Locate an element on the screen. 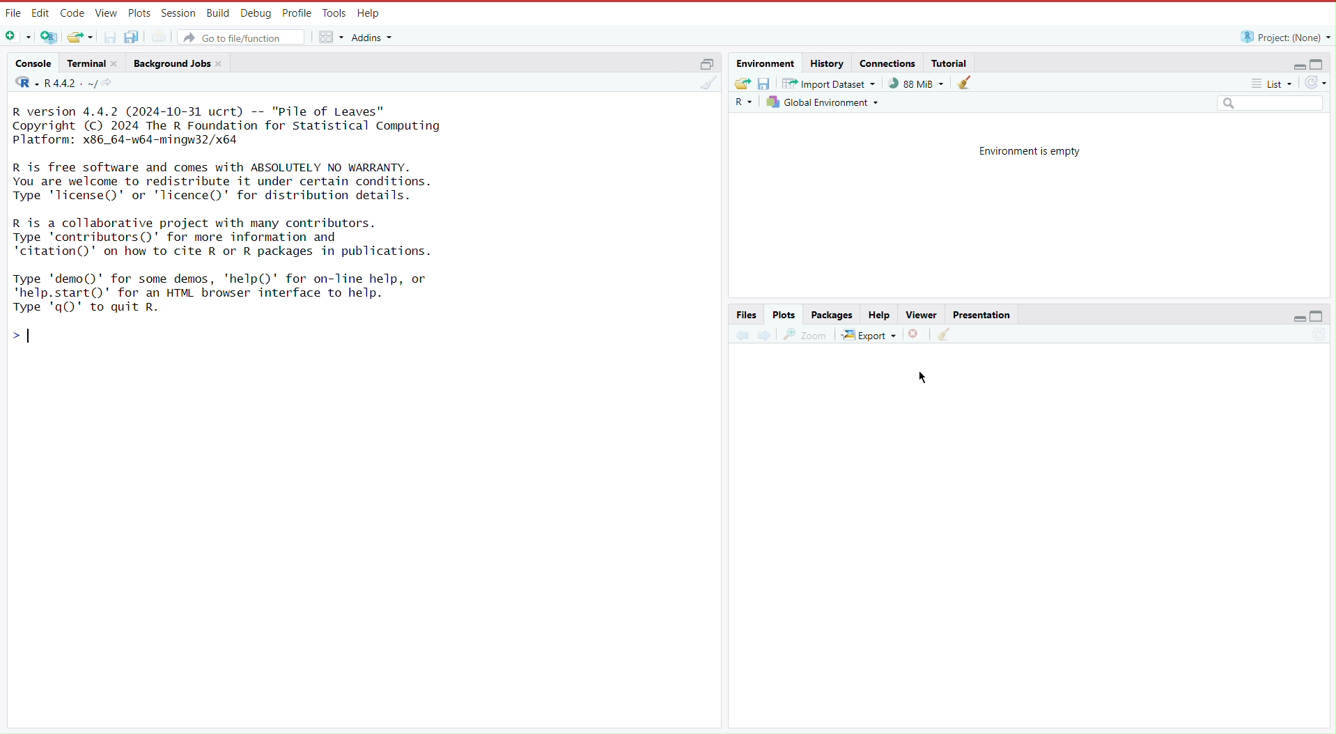 The height and width of the screenshot is (734, 1336). Maximize is located at coordinates (1319, 63).